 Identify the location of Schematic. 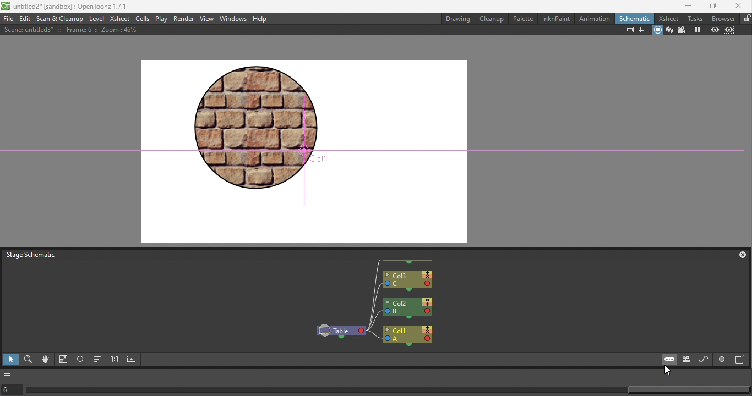
(634, 19).